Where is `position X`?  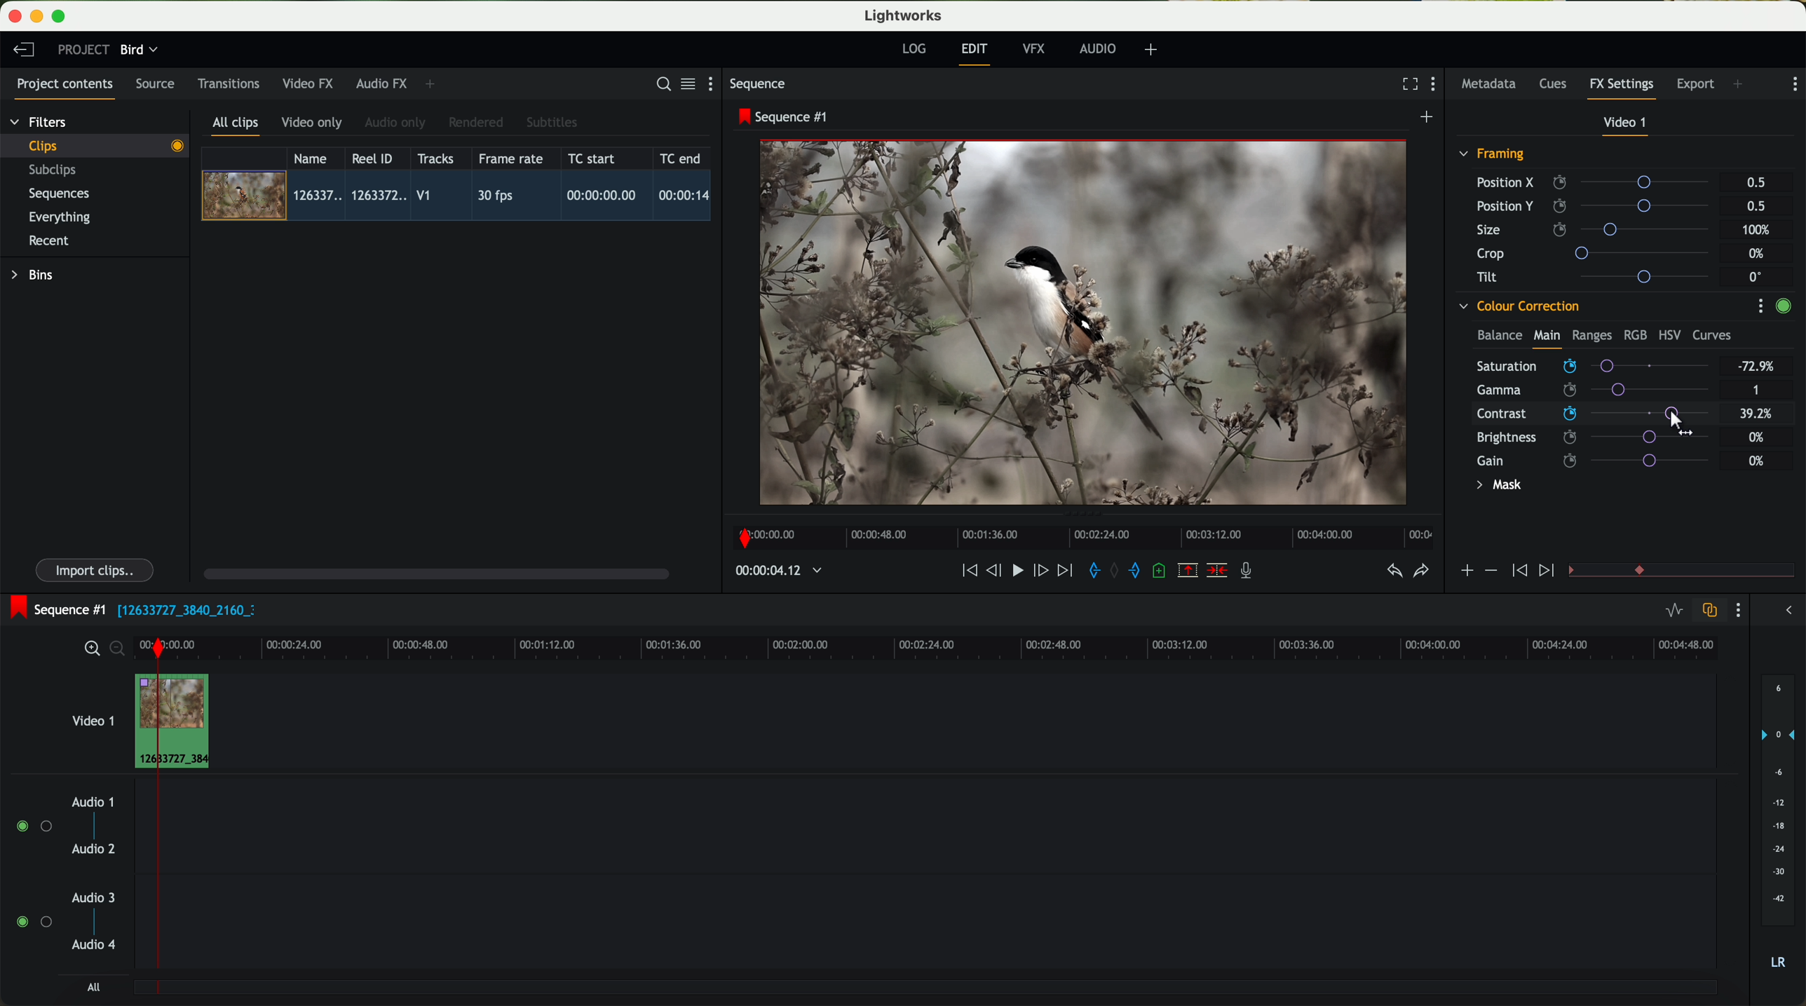 position X is located at coordinates (1598, 182).